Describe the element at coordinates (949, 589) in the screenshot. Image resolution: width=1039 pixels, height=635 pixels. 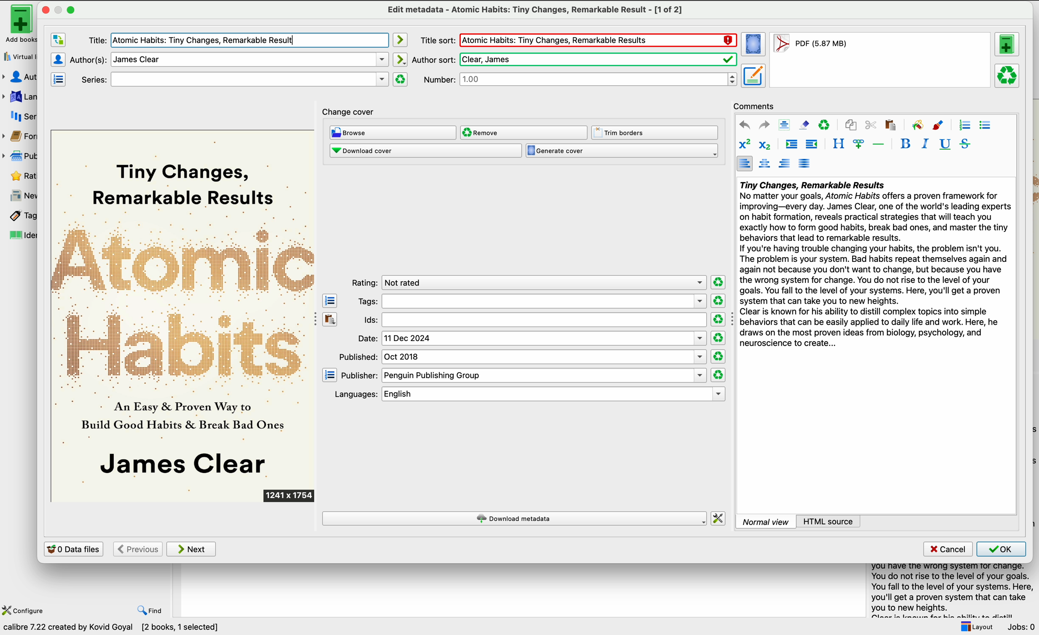
I see `summary book` at that location.